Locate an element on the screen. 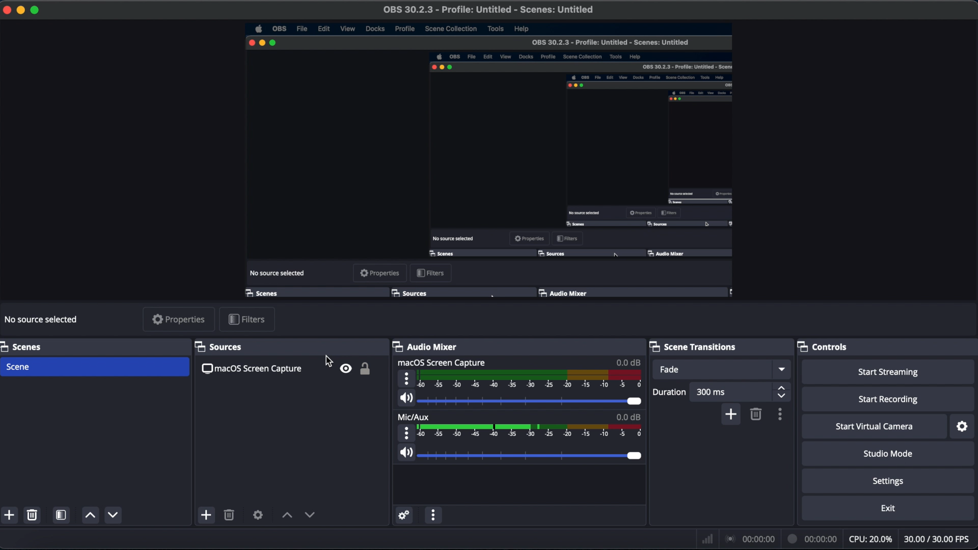 The width and height of the screenshot is (978, 550). fade is located at coordinates (672, 370).